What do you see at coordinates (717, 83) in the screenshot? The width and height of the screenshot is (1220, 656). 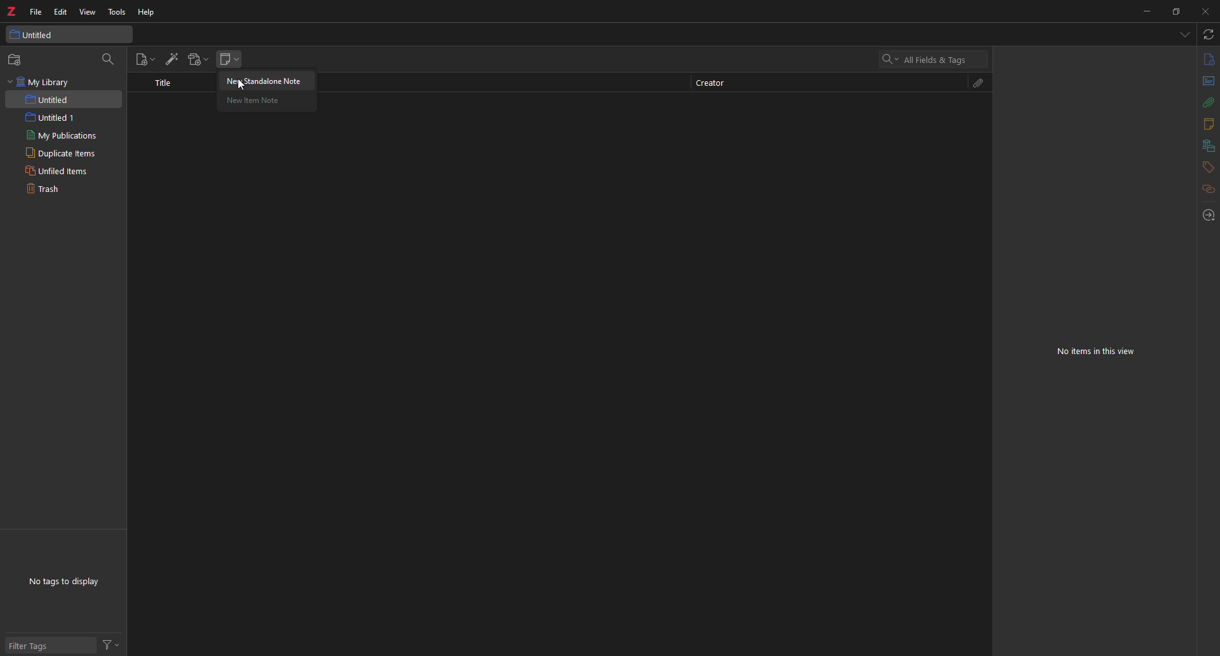 I see `creator` at bounding box center [717, 83].